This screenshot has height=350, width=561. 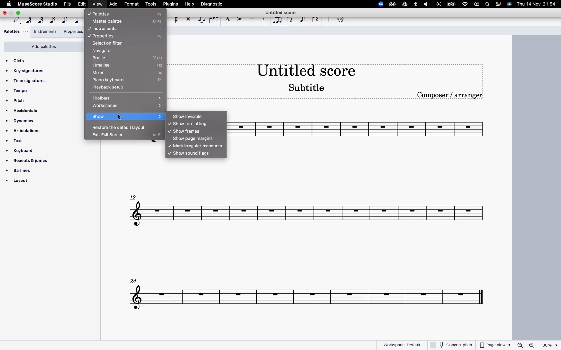 What do you see at coordinates (131, 4) in the screenshot?
I see `format` at bounding box center [131, 4].